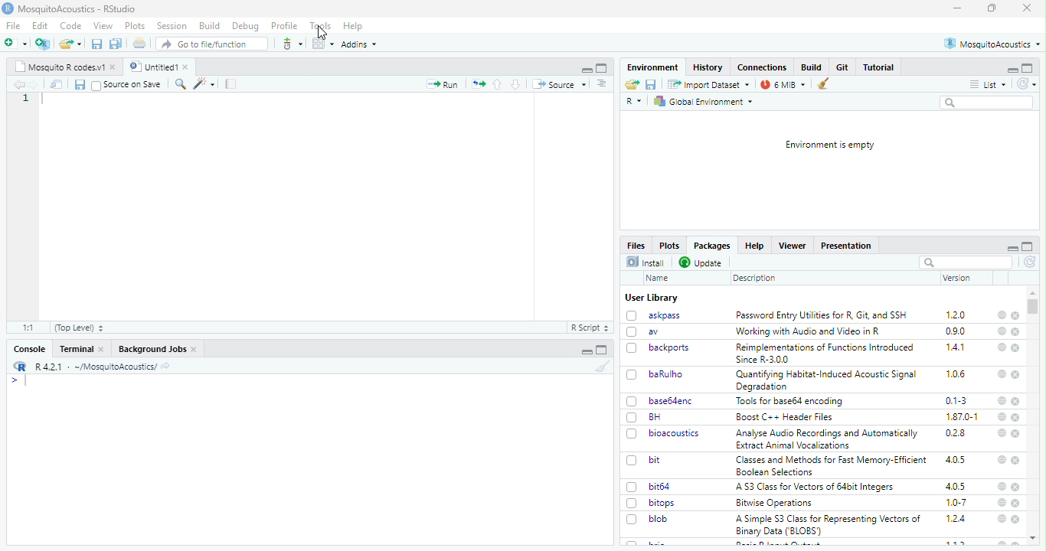 The height and width of the screenshot is (551, 1046). What do you see at coordinates (1003, 416) in the screenshot?
I see `web` at bounding box center [1003, 416].